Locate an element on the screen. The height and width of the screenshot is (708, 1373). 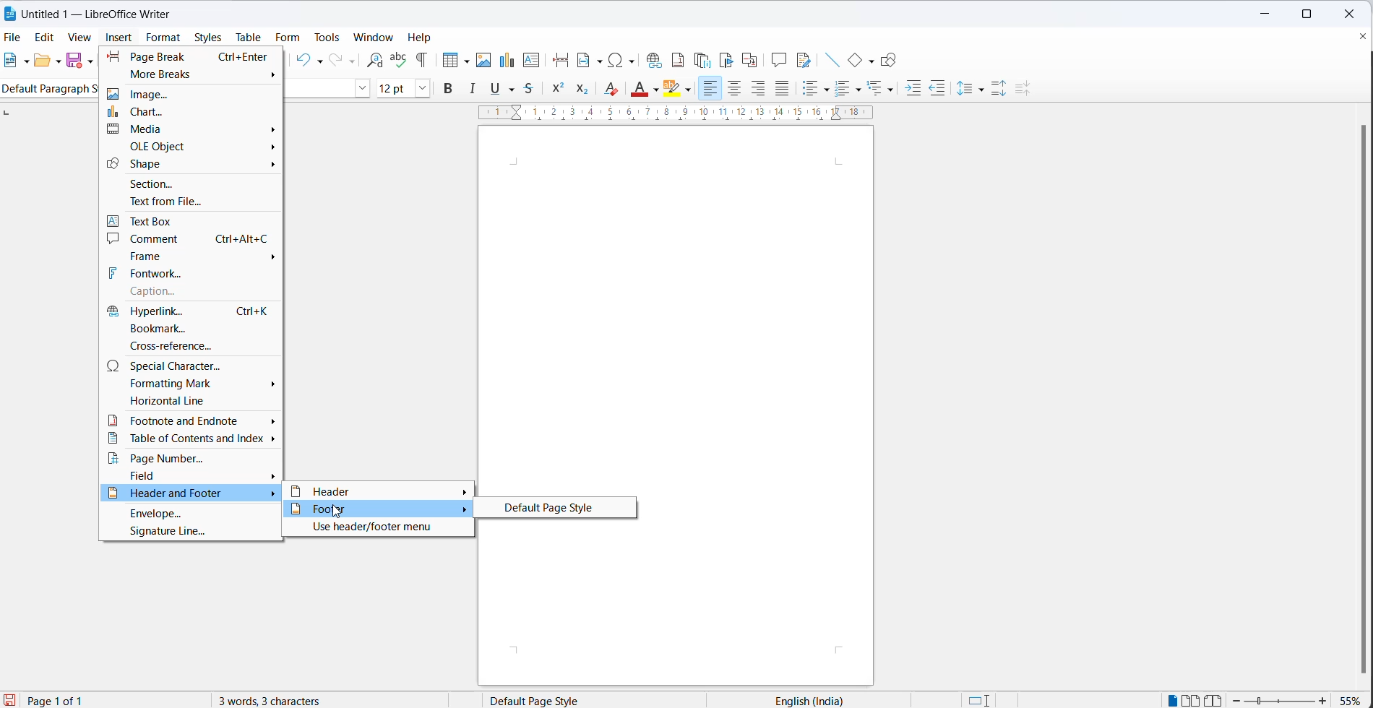
format is located at coordinates (163, 37).